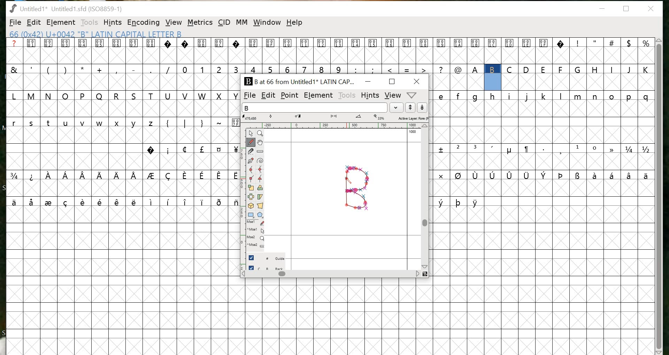  Describe the element at coordinates (260, 198) in the screenshot. I see `Skew` at that location.